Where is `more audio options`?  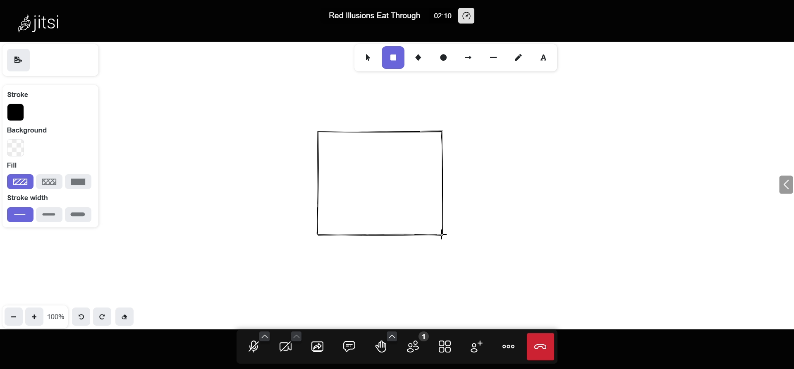
more audio options is located at coordinates (265, 336).